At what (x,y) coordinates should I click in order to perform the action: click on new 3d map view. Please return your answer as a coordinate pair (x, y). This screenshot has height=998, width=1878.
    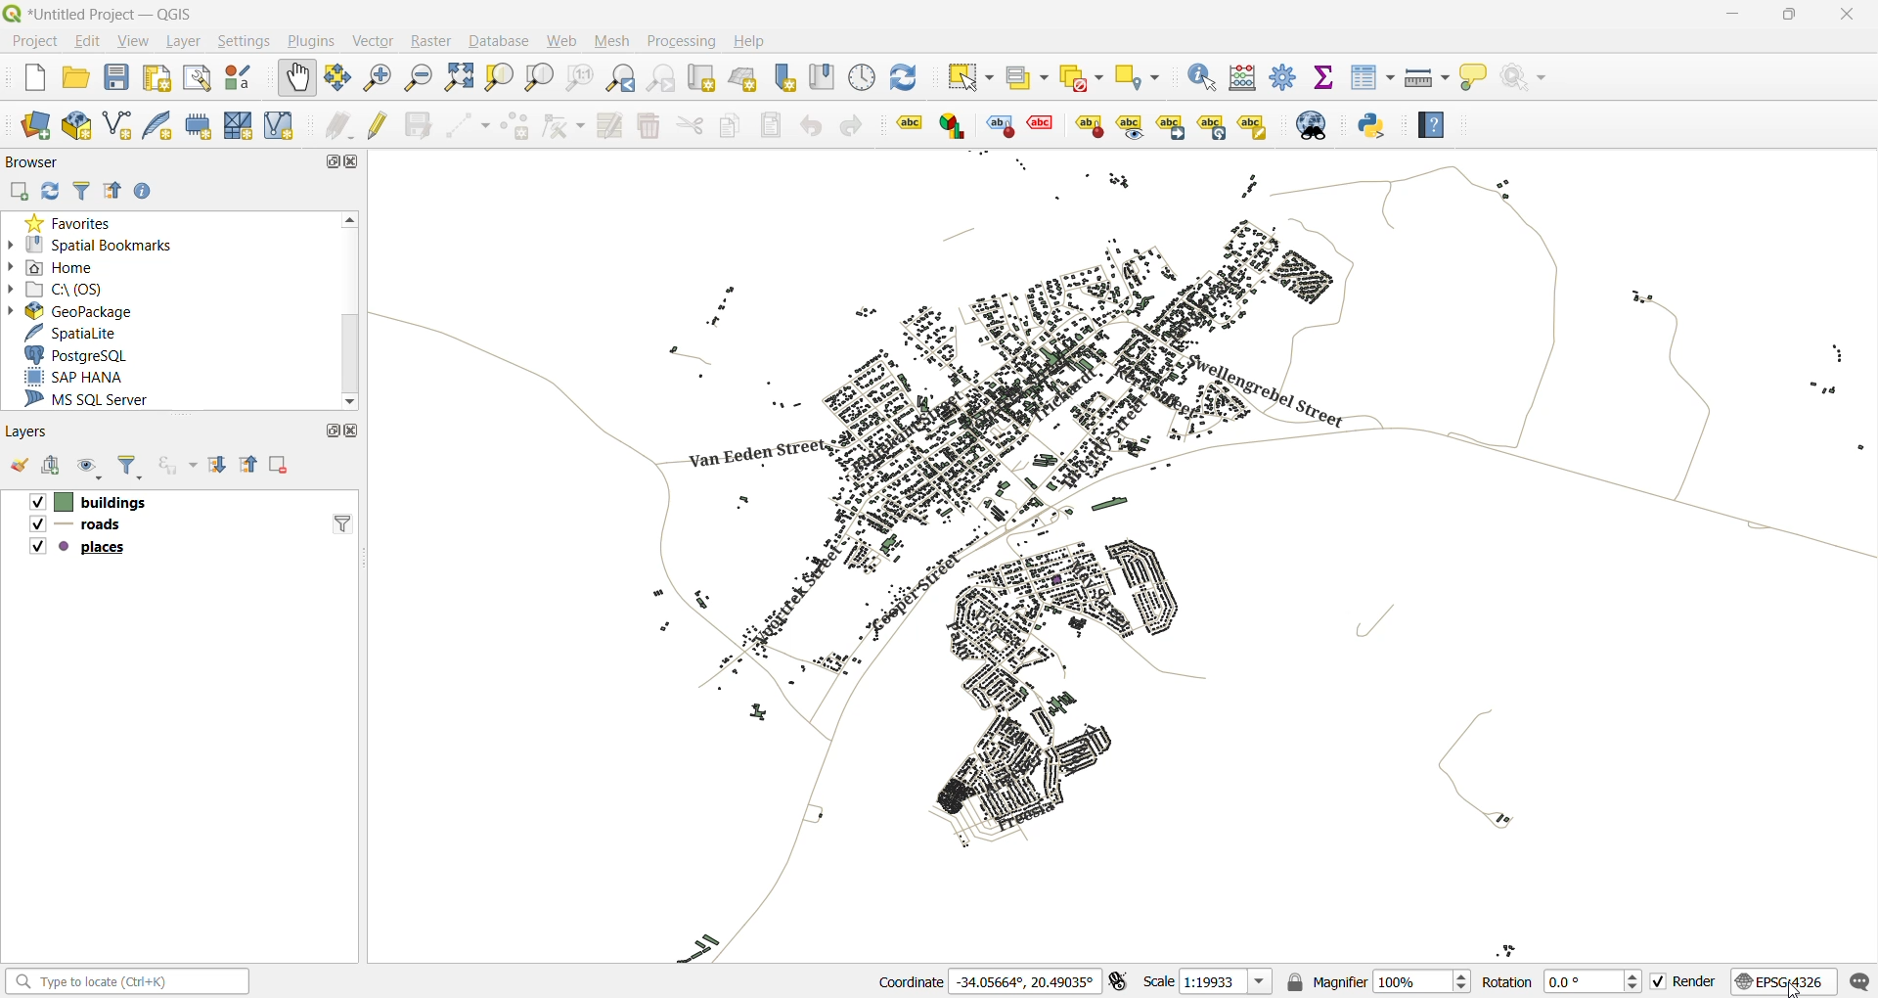
    Looking at the image, I should click on (744, 77).